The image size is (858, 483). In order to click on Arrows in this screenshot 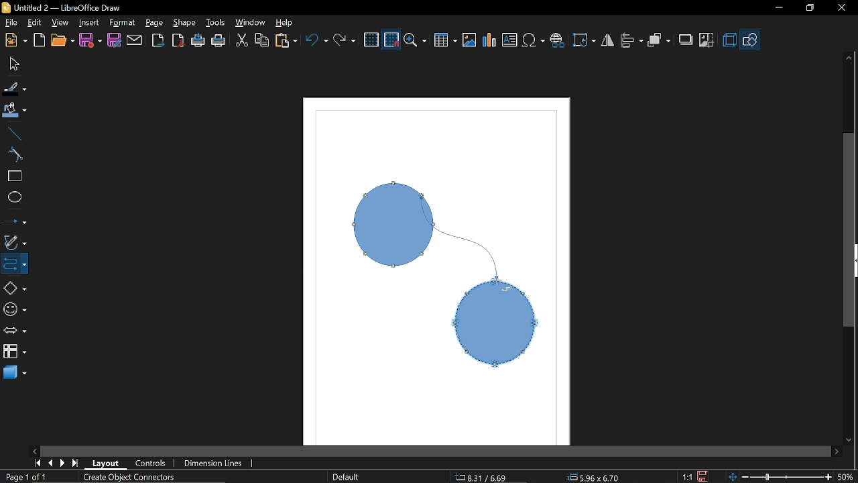, I will do `click(15, 332)`.